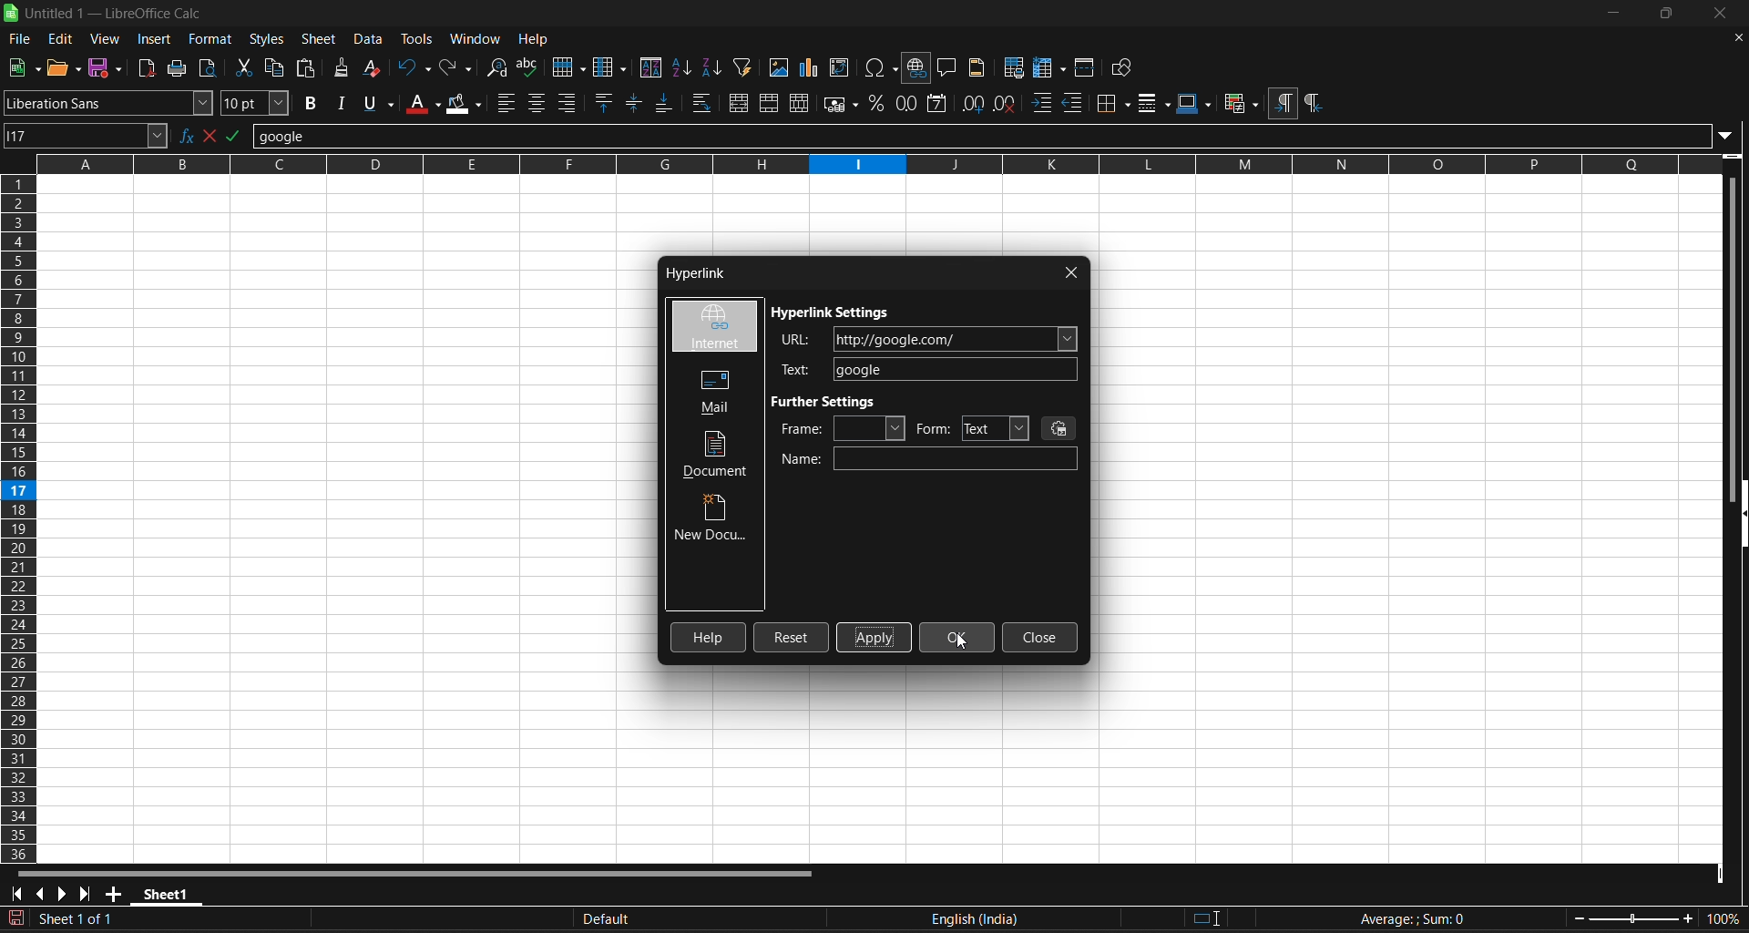  What do you see at coordinates (106, 38) in the screenshot?
I see `view` at bounding box center [106, 38].